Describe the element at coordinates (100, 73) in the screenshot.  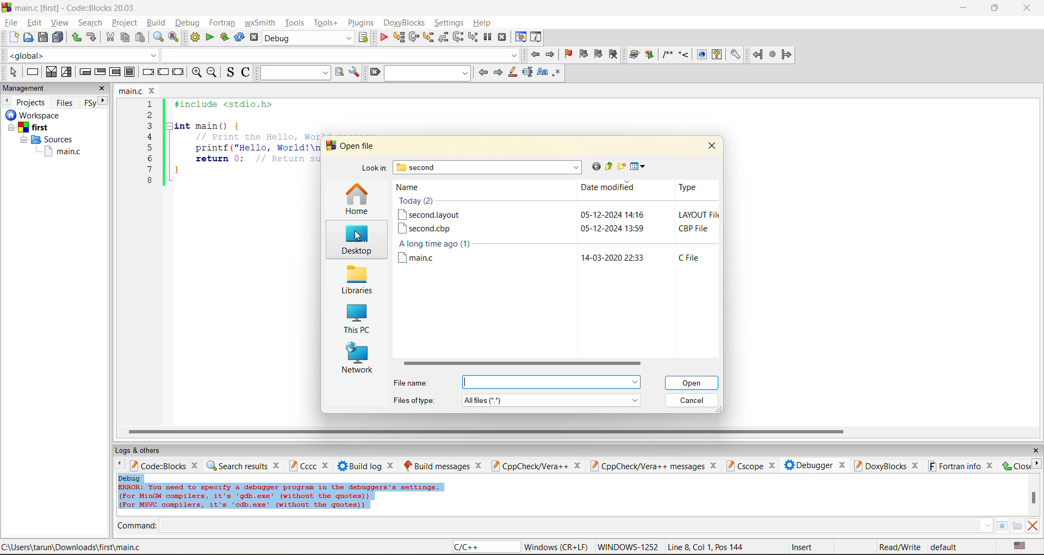
I see `exit condition loop` at that location.